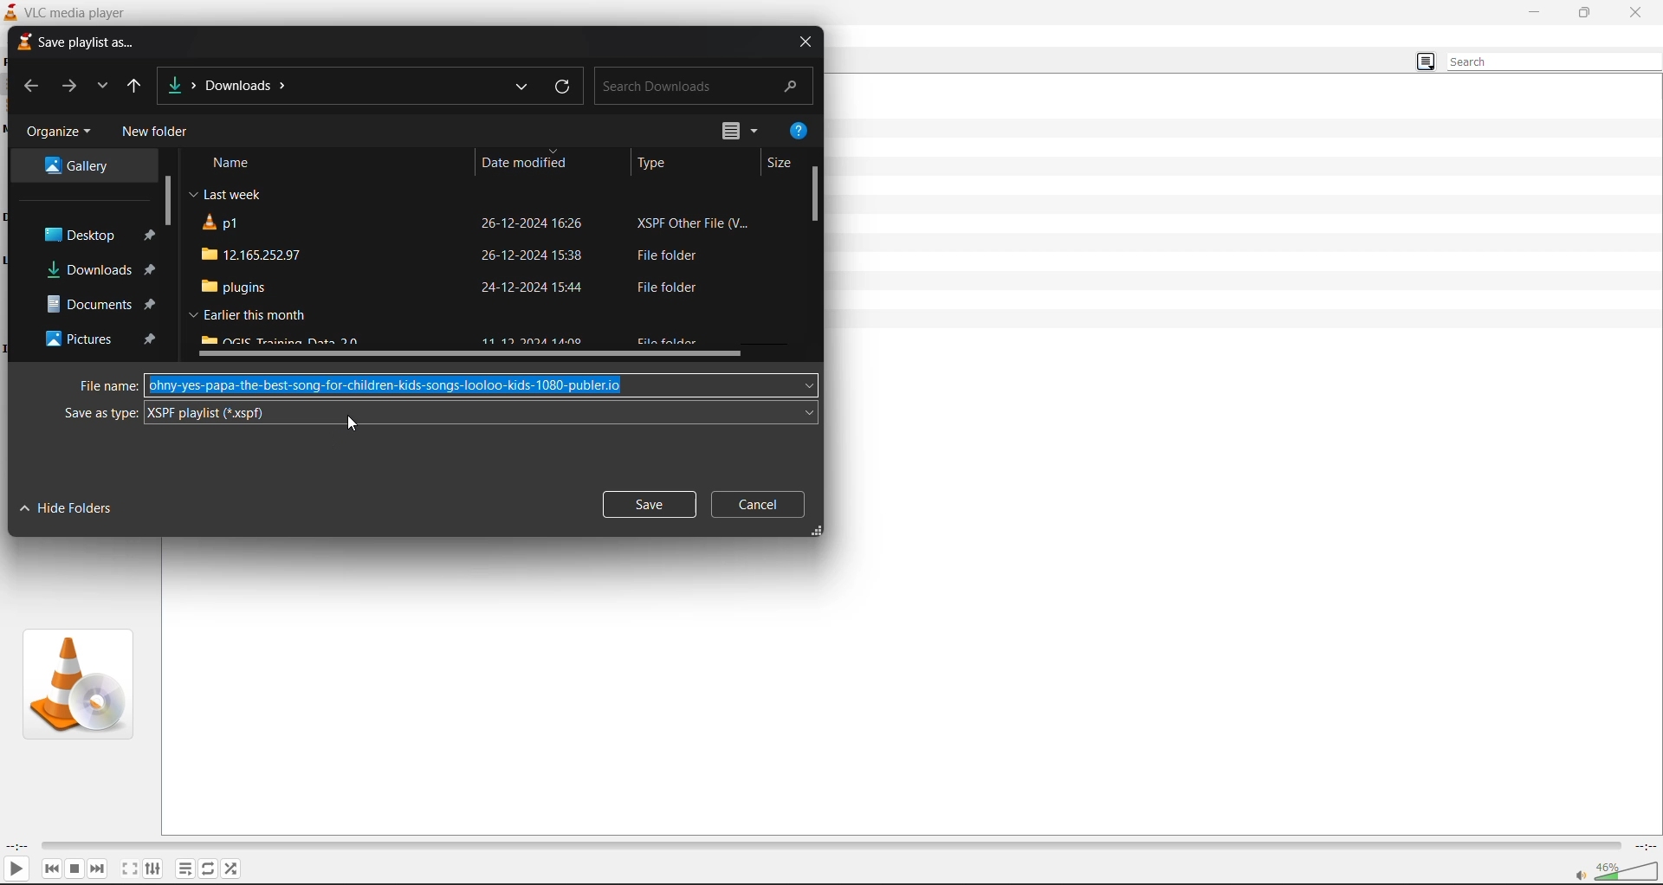 This screenshot has height=885, width=1663. Describe the element at coordinates (51, 868) in the screenshot. I see `previous` at that location.